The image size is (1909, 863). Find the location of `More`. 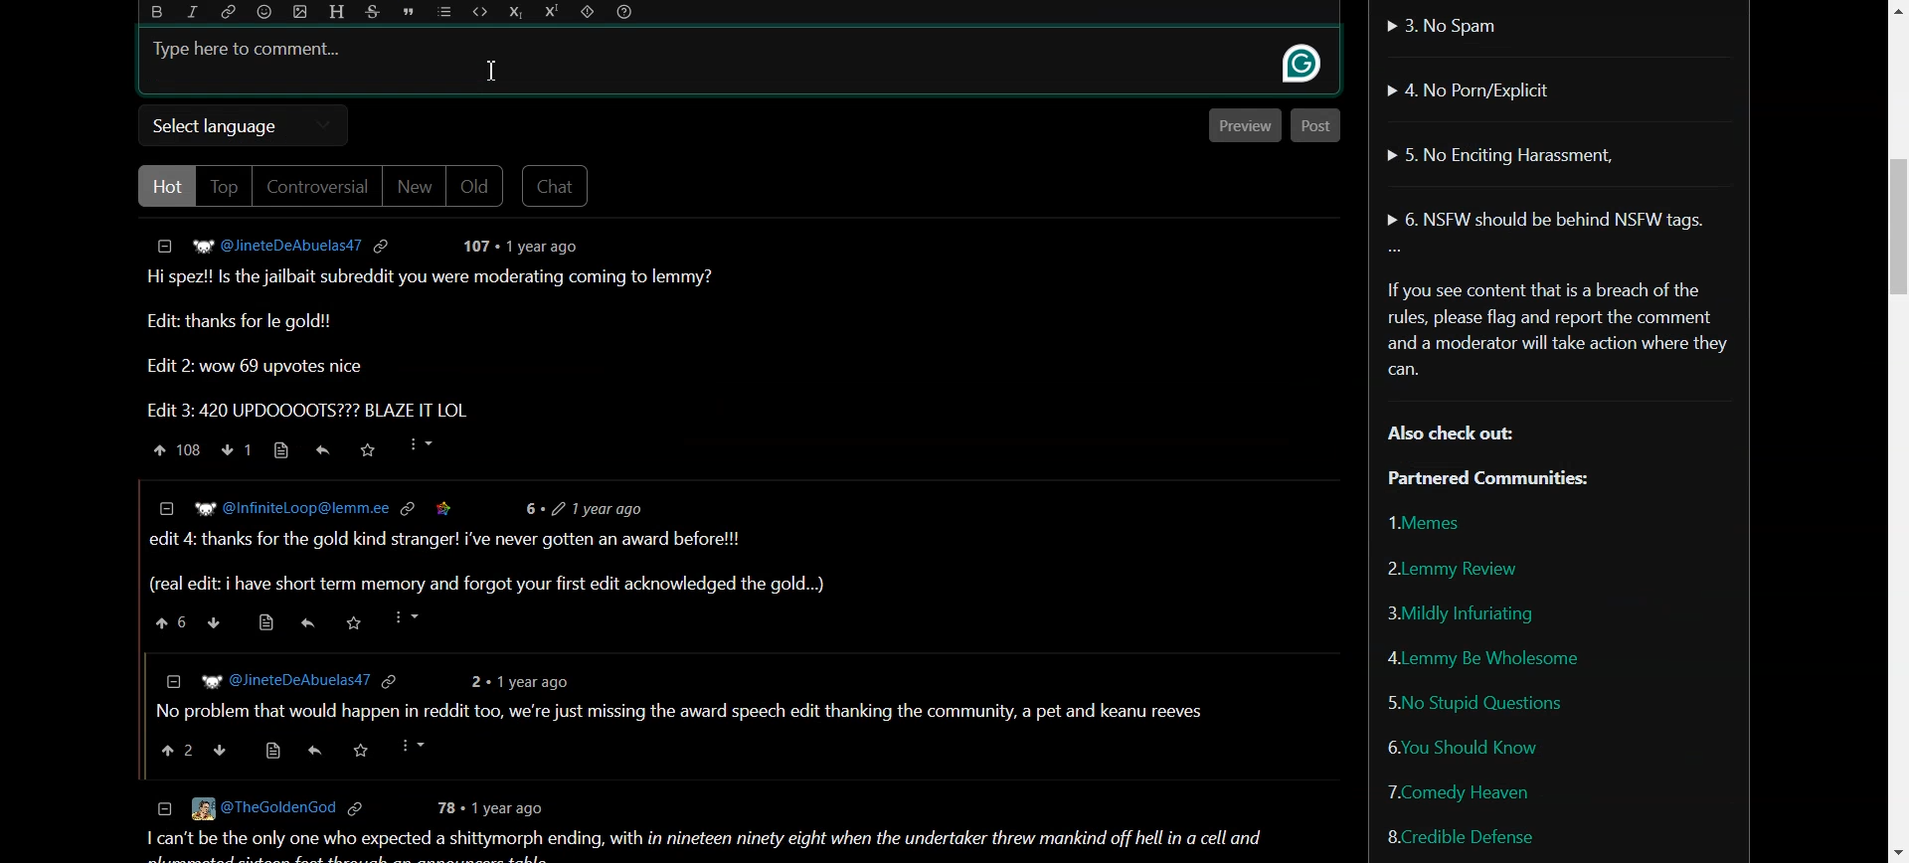

More is located at coordinates (1397, 251).